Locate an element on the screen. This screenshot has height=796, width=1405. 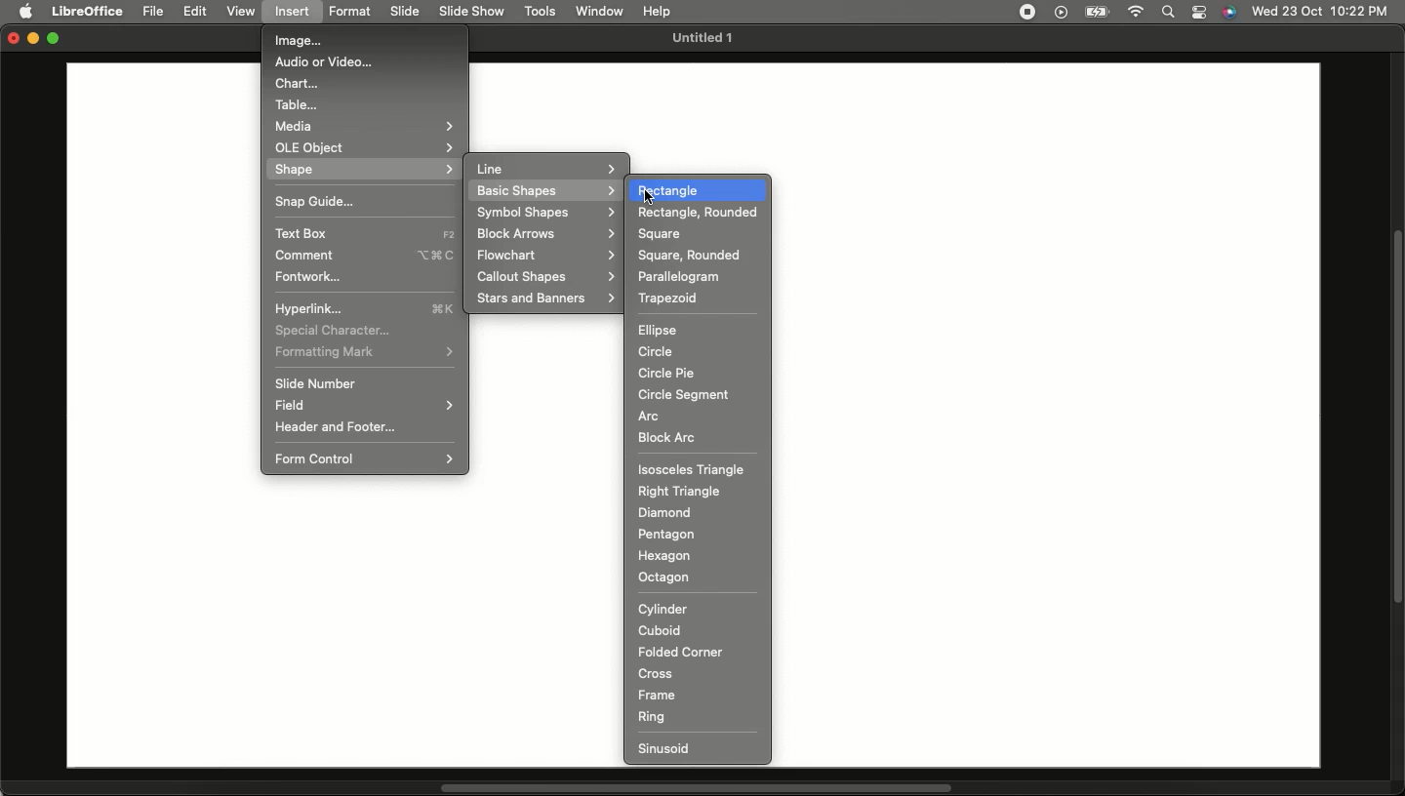
Format is located at coordinates (354, 13).